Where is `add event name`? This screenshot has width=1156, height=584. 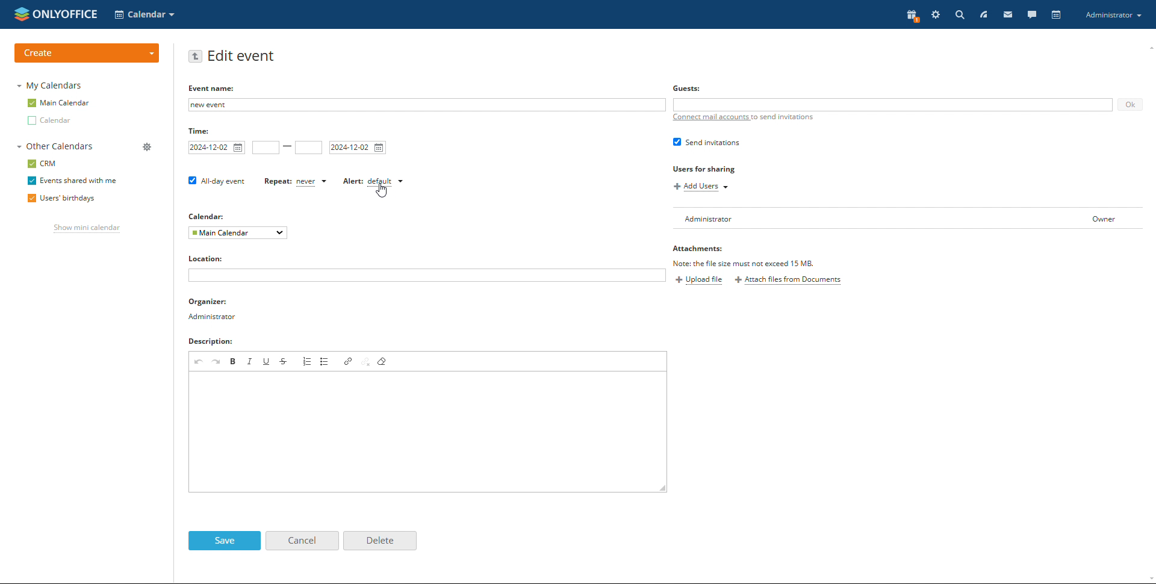 add event name is located at coordinates (427, 105).